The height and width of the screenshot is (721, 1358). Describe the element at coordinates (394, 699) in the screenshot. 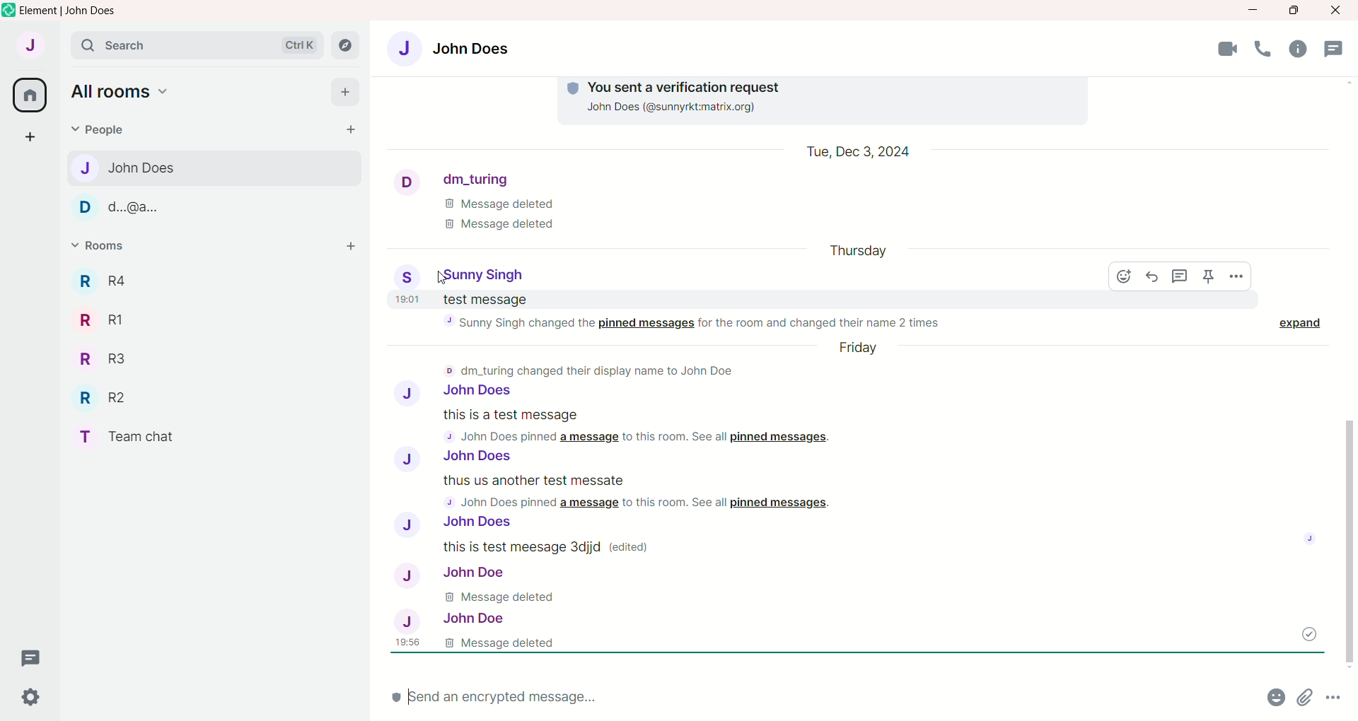

I see `encryption status` at that location.